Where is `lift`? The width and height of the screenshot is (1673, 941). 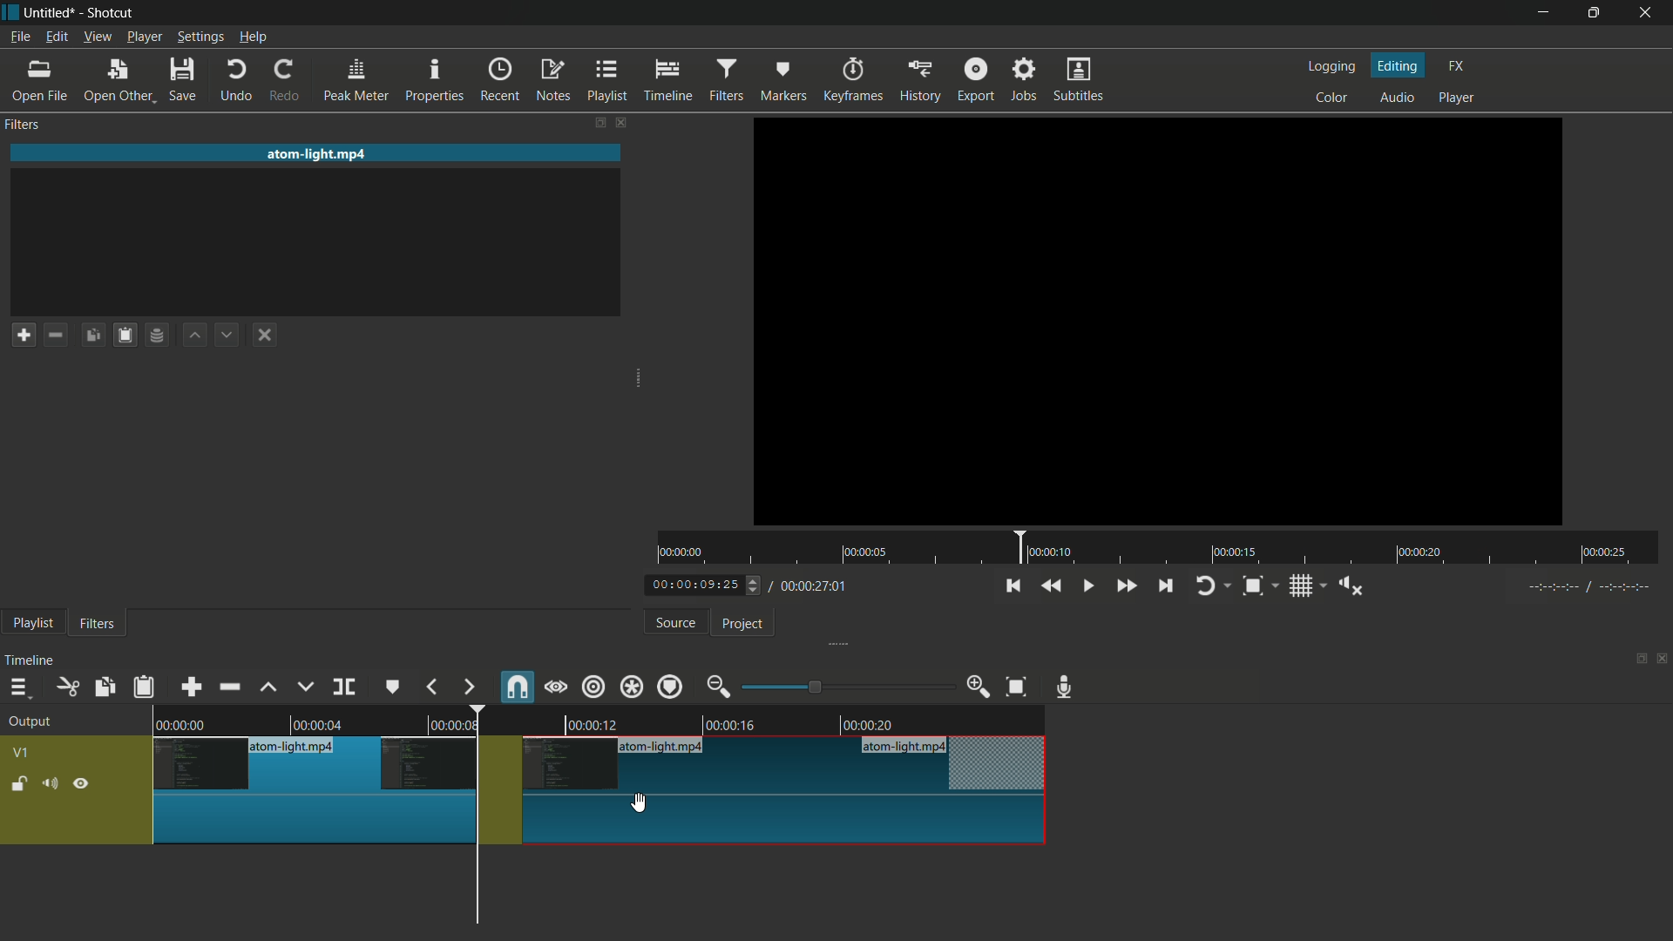
lift is located at coordinates (269, 687).